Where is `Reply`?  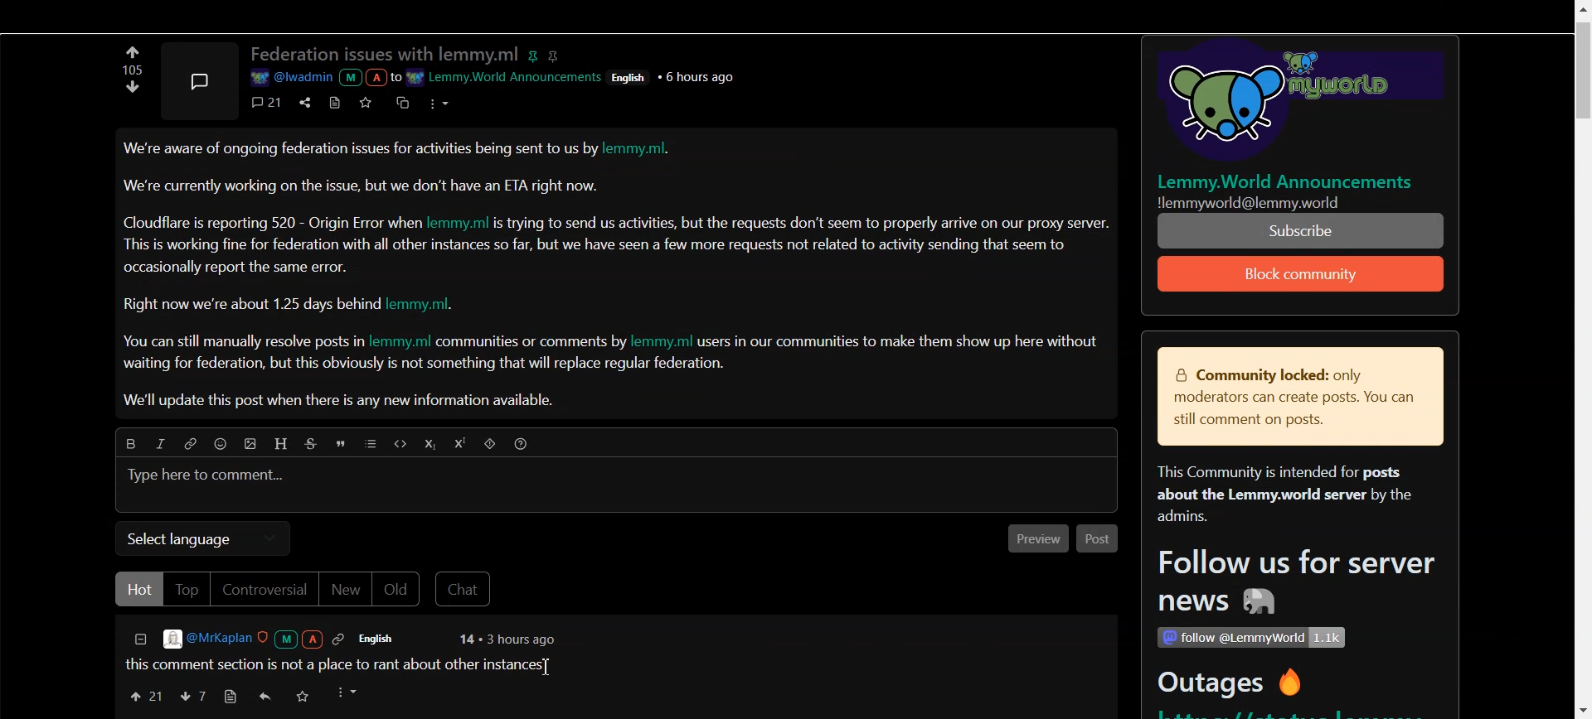 Reply is located at coordinates (266, 697).